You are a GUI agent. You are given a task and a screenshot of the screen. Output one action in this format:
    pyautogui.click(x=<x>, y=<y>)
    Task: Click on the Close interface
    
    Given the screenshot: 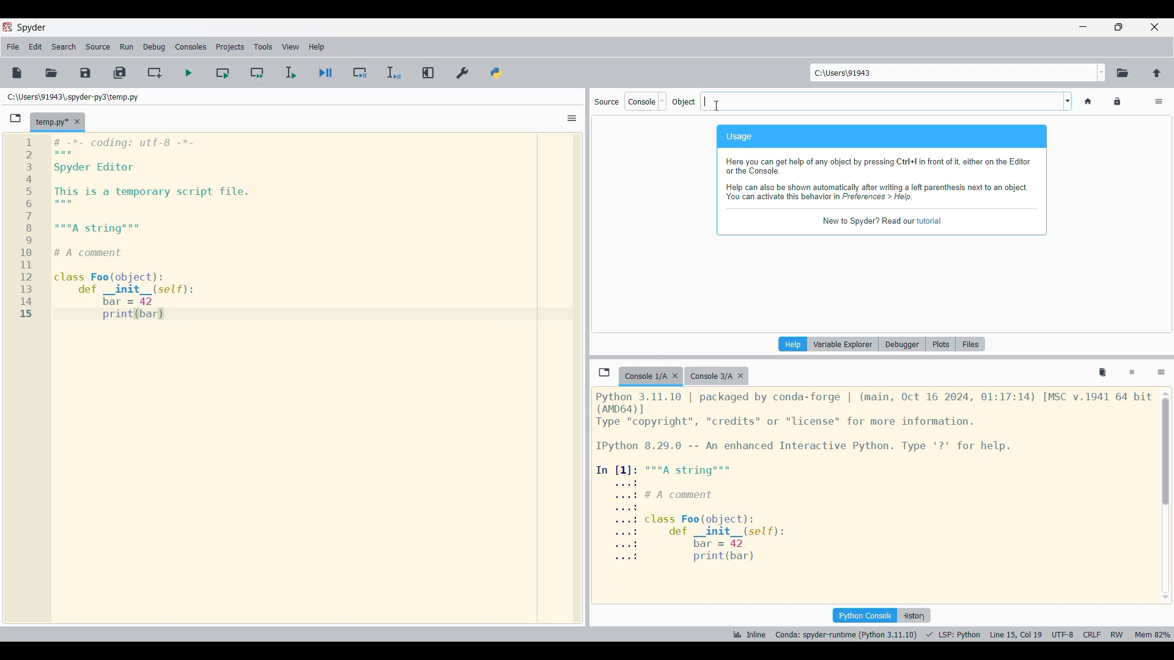 What is the action you would take?
    pyautogui.click(x=1155, y=27)
    